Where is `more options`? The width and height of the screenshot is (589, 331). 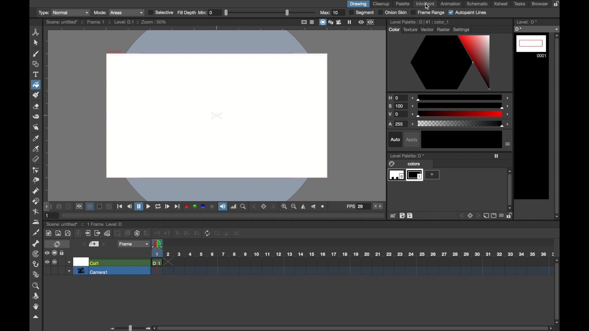
more options is located at coordinates (508, 144).